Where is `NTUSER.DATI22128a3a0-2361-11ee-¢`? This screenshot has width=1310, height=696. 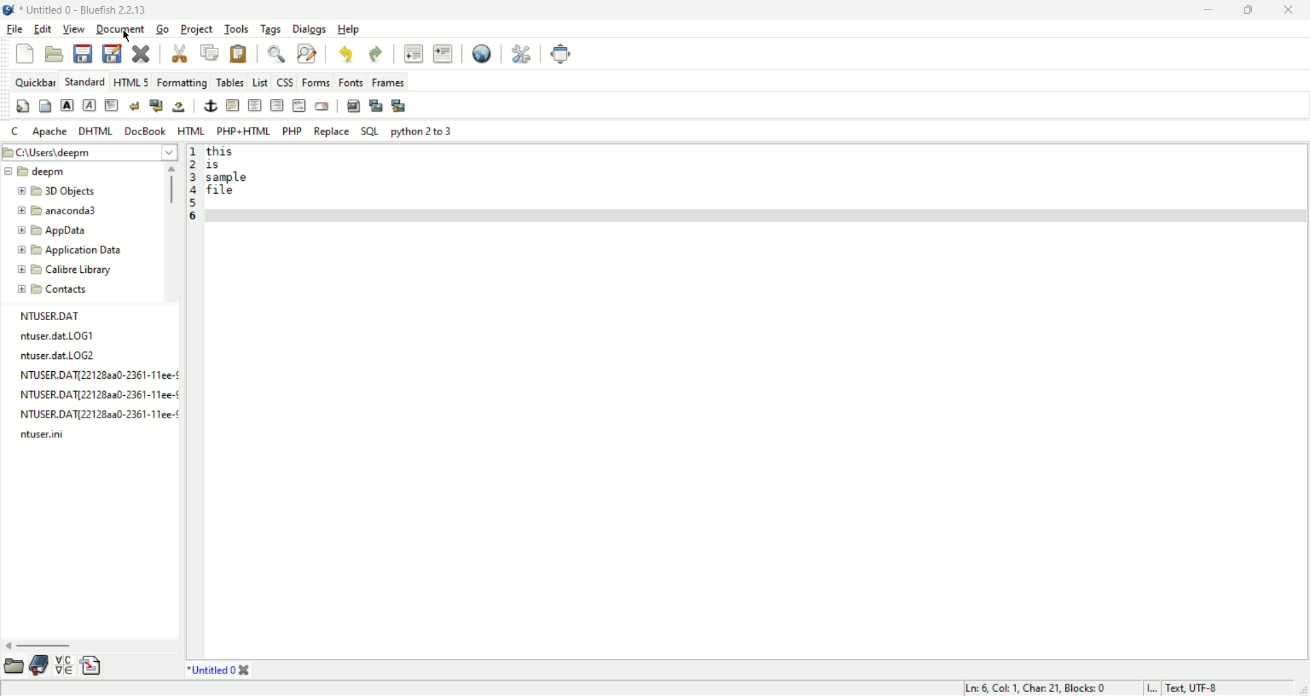
NTUSER.DATI22128a3a0-2361-11ee-¢ is located at coordinates (99, 373).